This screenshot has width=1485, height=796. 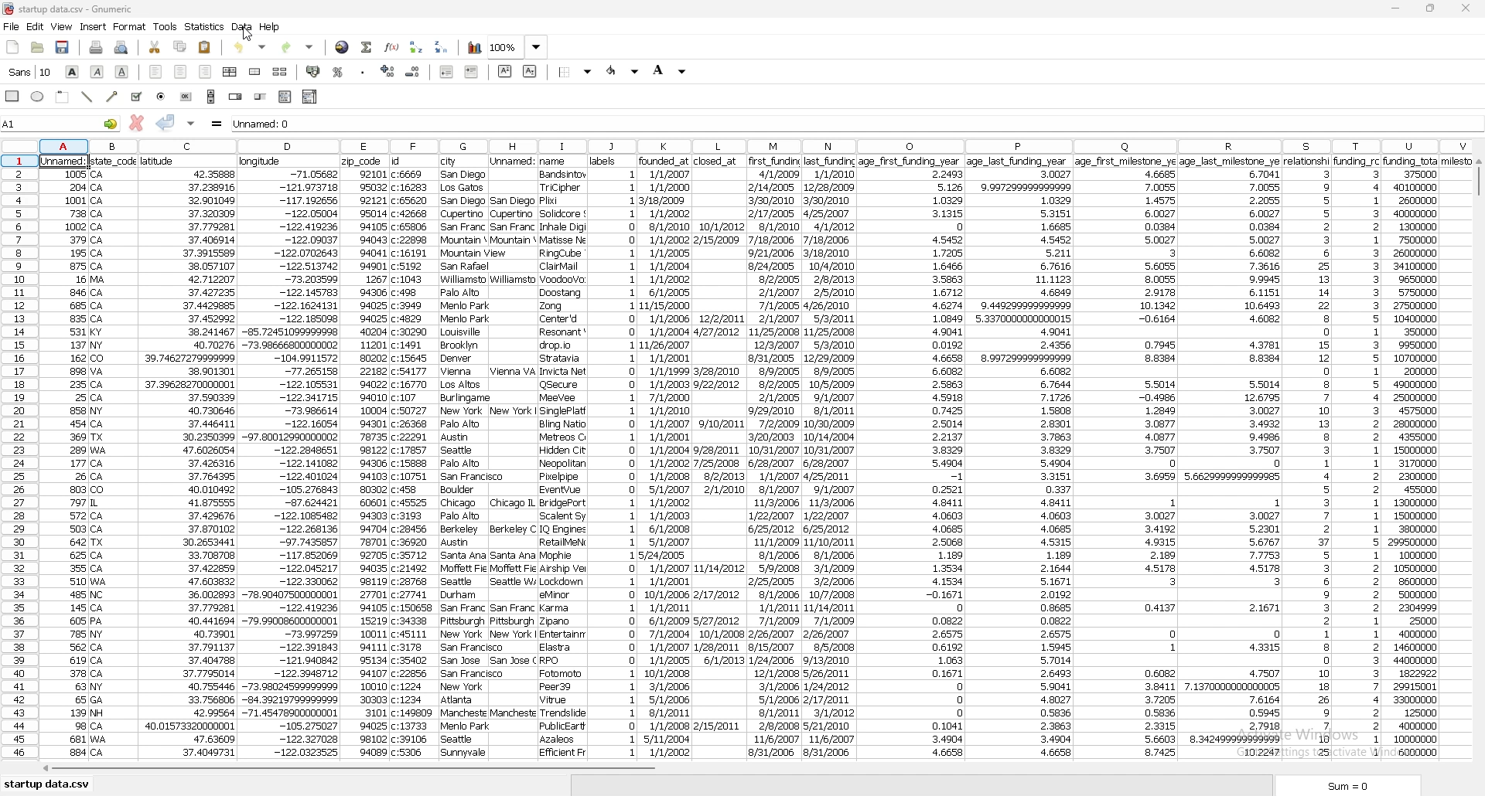 What do you see at coordinates (179, 71) in the screenshot?
I see `centre` at bounding box center [179, 71].